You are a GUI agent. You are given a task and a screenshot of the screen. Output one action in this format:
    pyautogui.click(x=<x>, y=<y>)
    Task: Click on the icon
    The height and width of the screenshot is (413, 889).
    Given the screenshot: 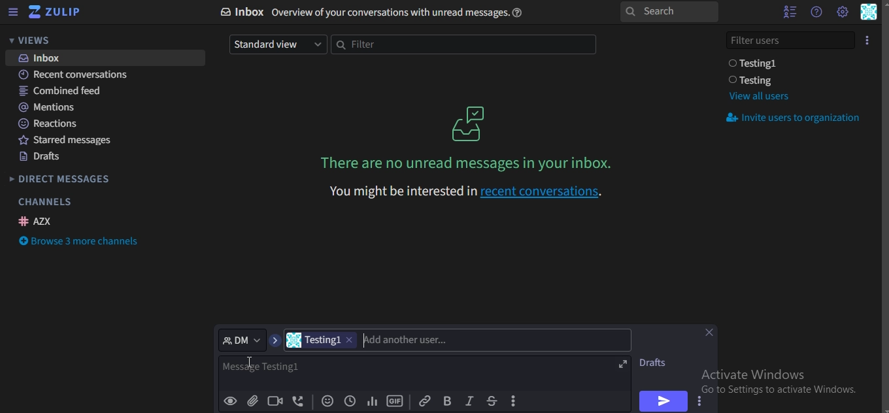 What is the action you would take?
    pyautogui.click(x=56, y=12)
    